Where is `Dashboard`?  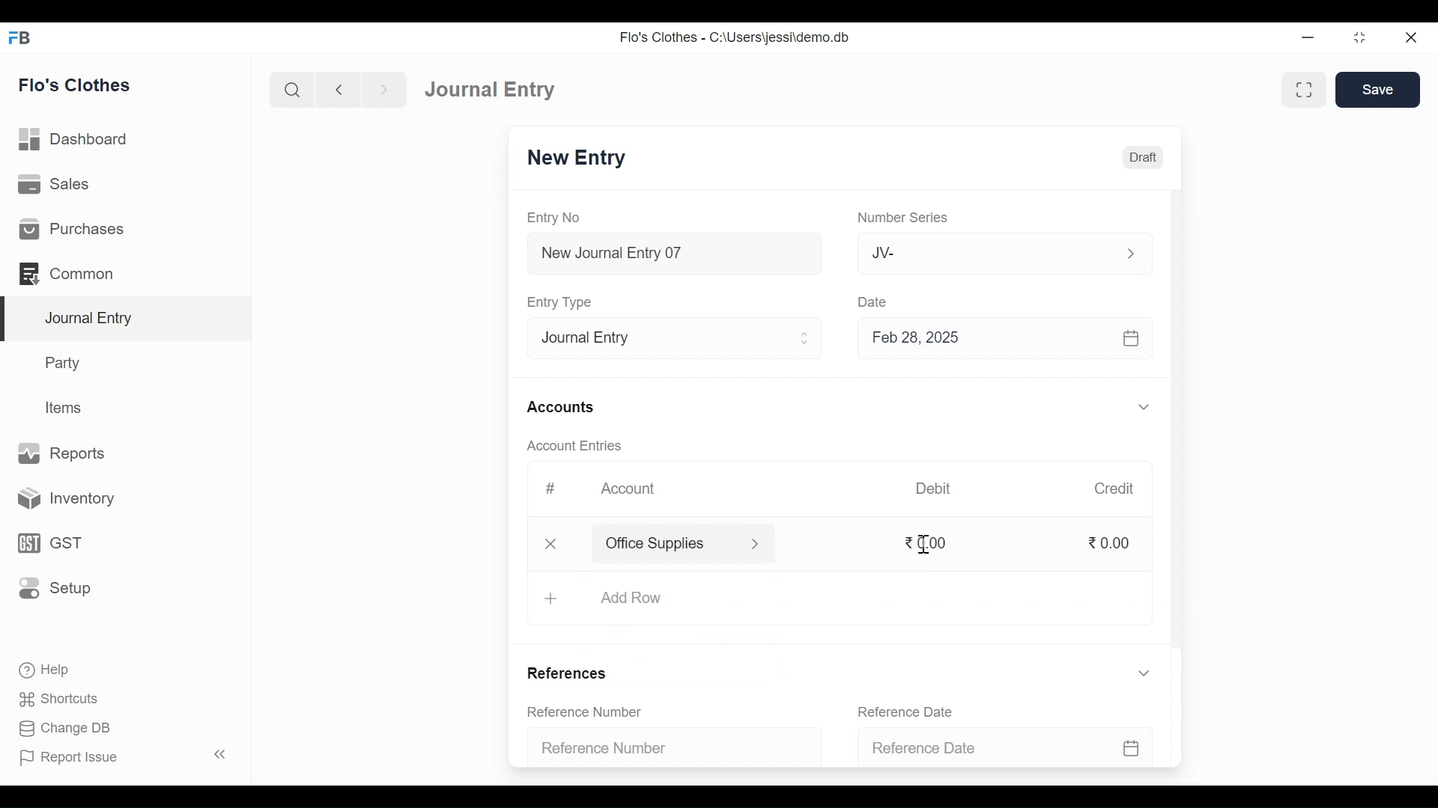
Dashboard is located at coordinates (74, 138).